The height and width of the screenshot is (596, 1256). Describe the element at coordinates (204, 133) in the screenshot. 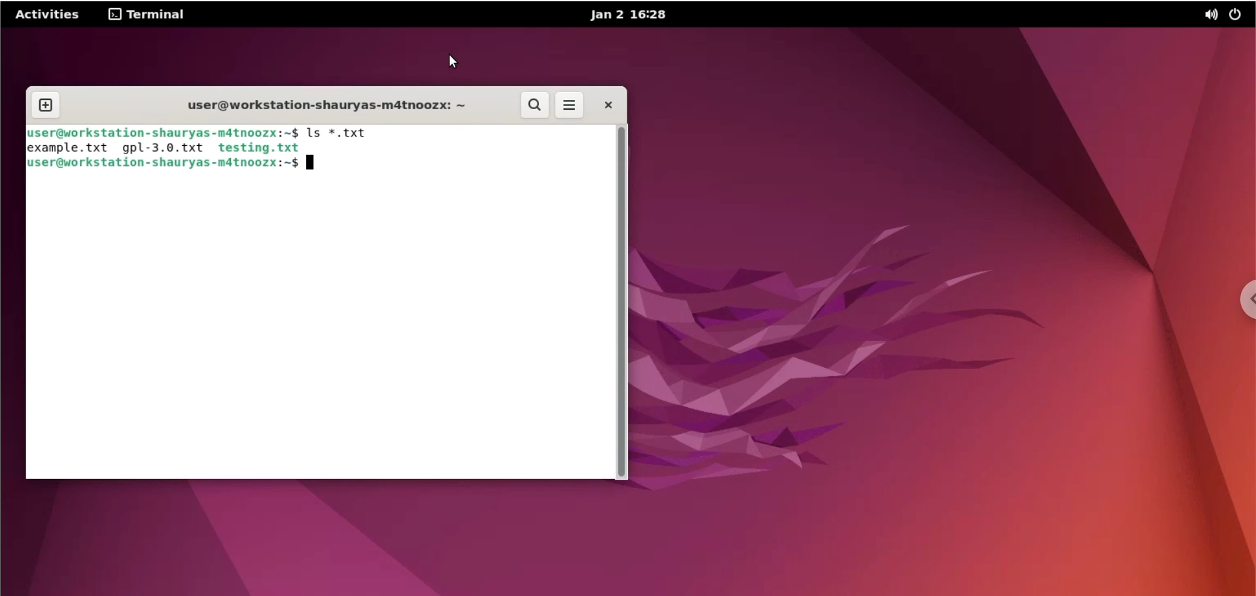

I see `puser@workstation-shauryas-m4tnoozx:~$ ls *.txt` at that location.